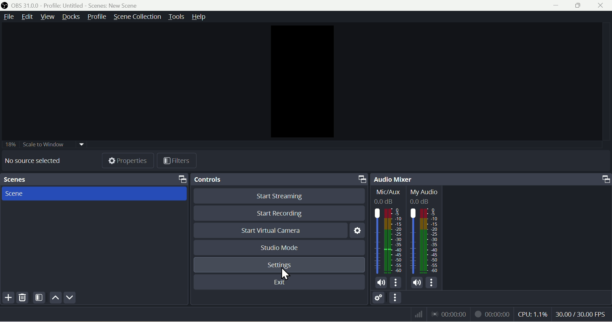 The width and height of the screenshot is (612, 322). Describe the element at coordinates (70, 298) in the screenshot. I see `Down` at that location.